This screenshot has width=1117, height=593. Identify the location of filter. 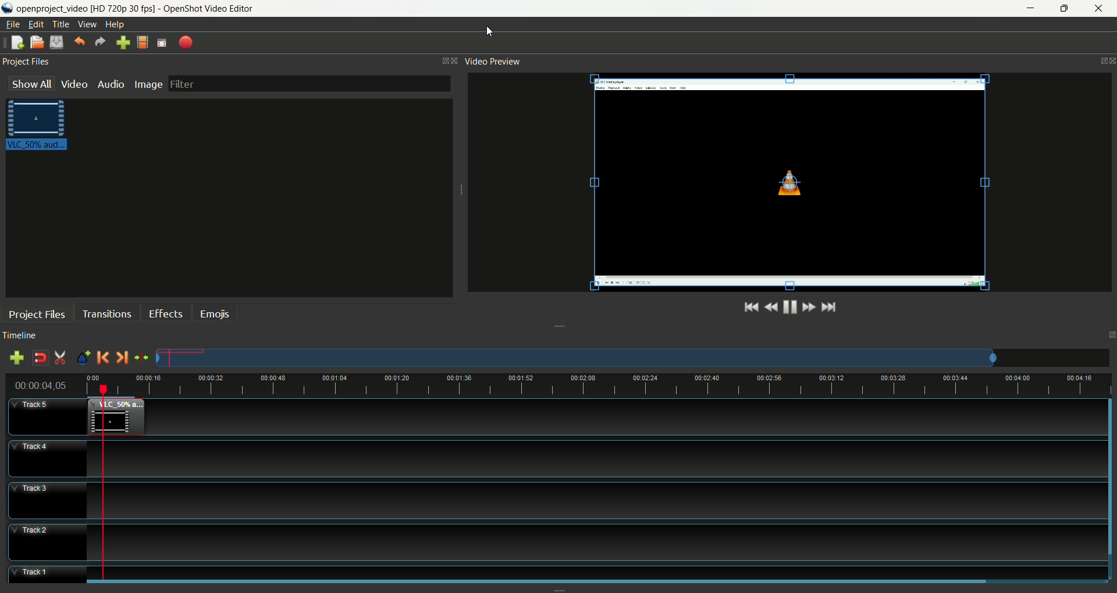
(309, 83).